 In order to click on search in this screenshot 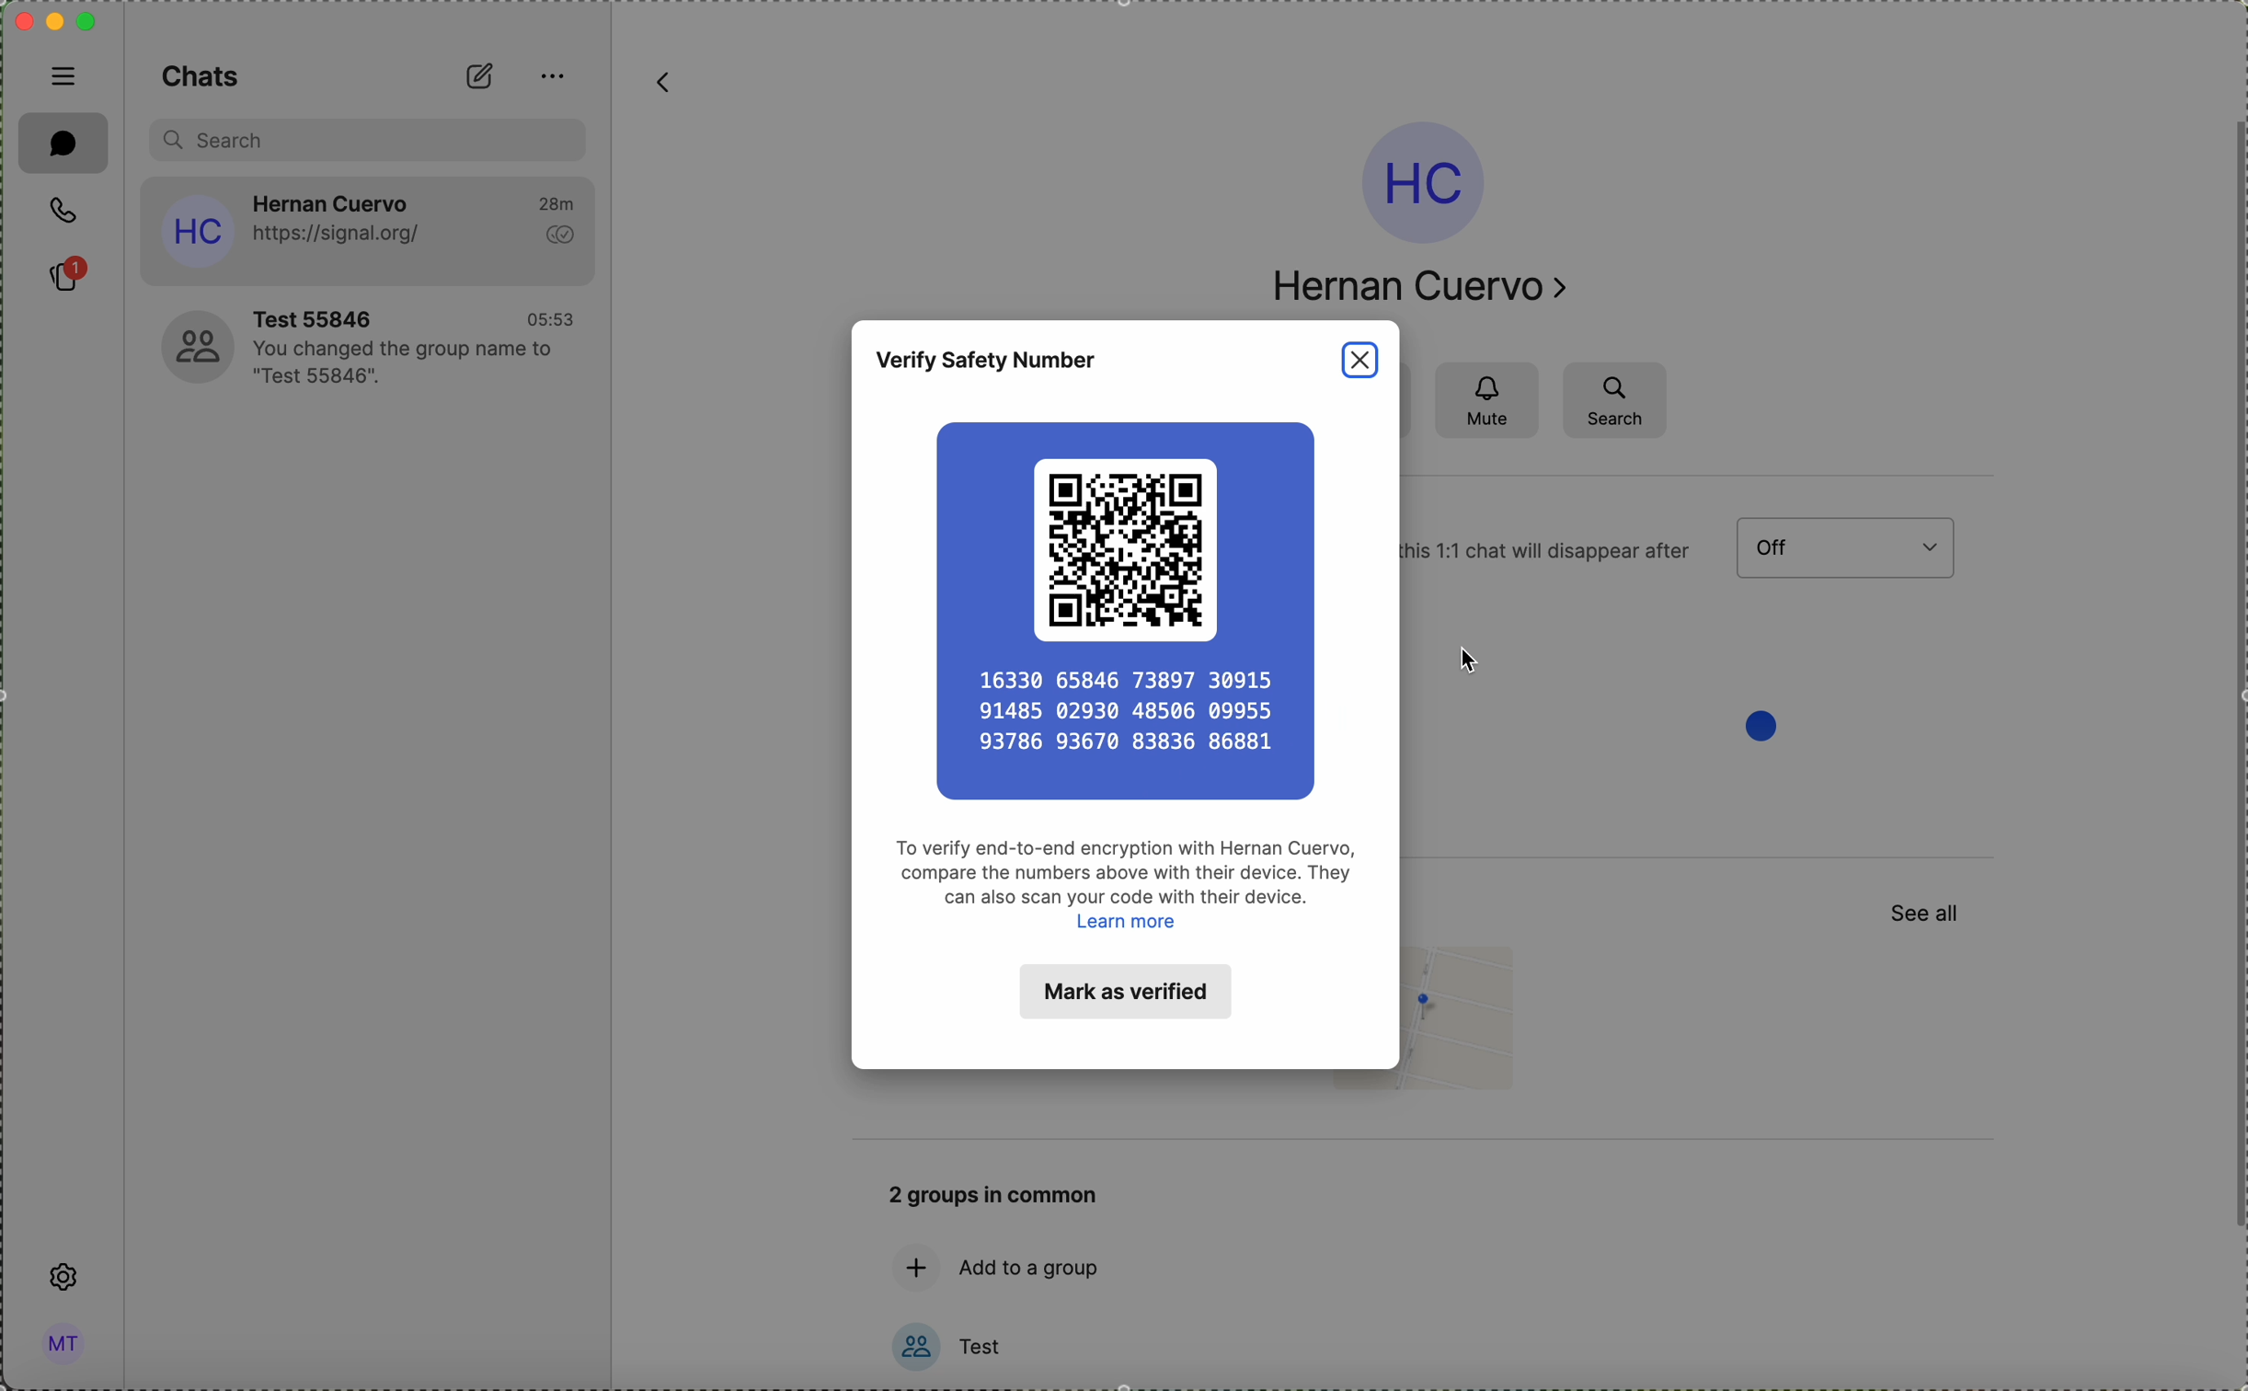, I will do `click(1615, 398)`.